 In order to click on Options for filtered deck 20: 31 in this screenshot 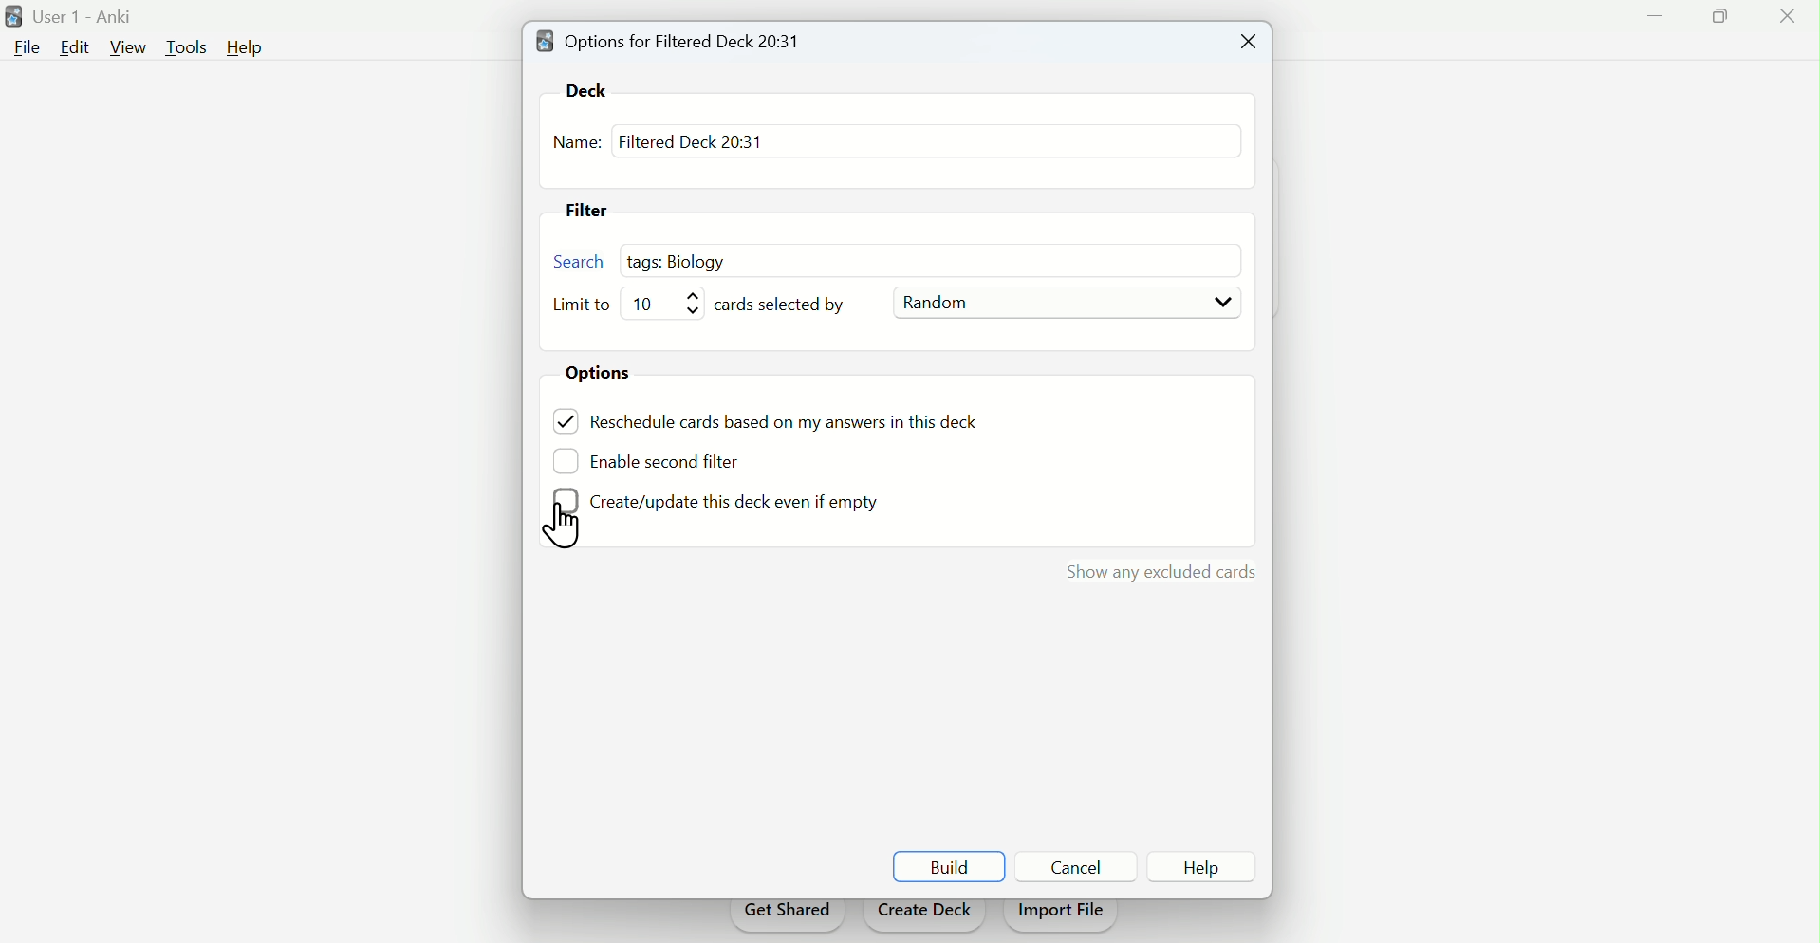, I will do `click(675, 40)`.